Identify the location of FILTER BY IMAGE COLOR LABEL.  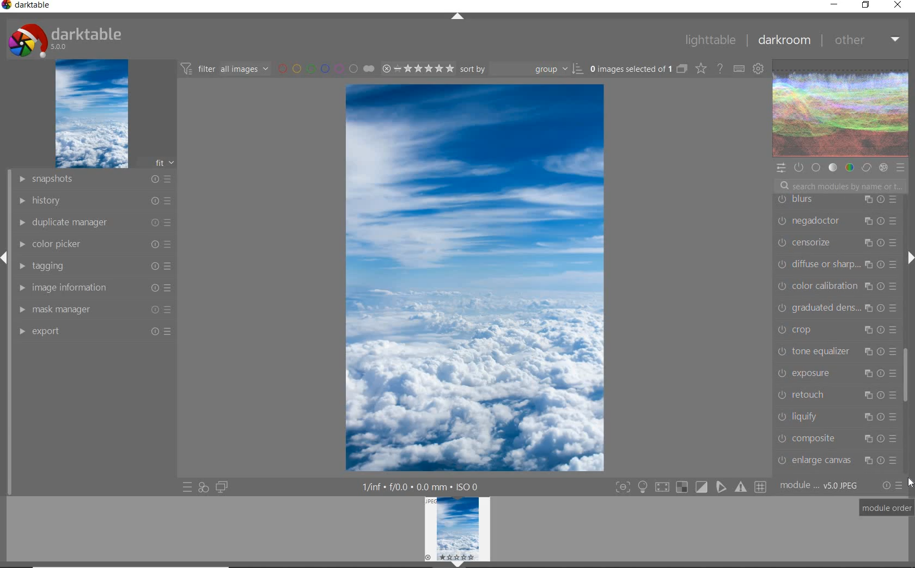
(325, 68).